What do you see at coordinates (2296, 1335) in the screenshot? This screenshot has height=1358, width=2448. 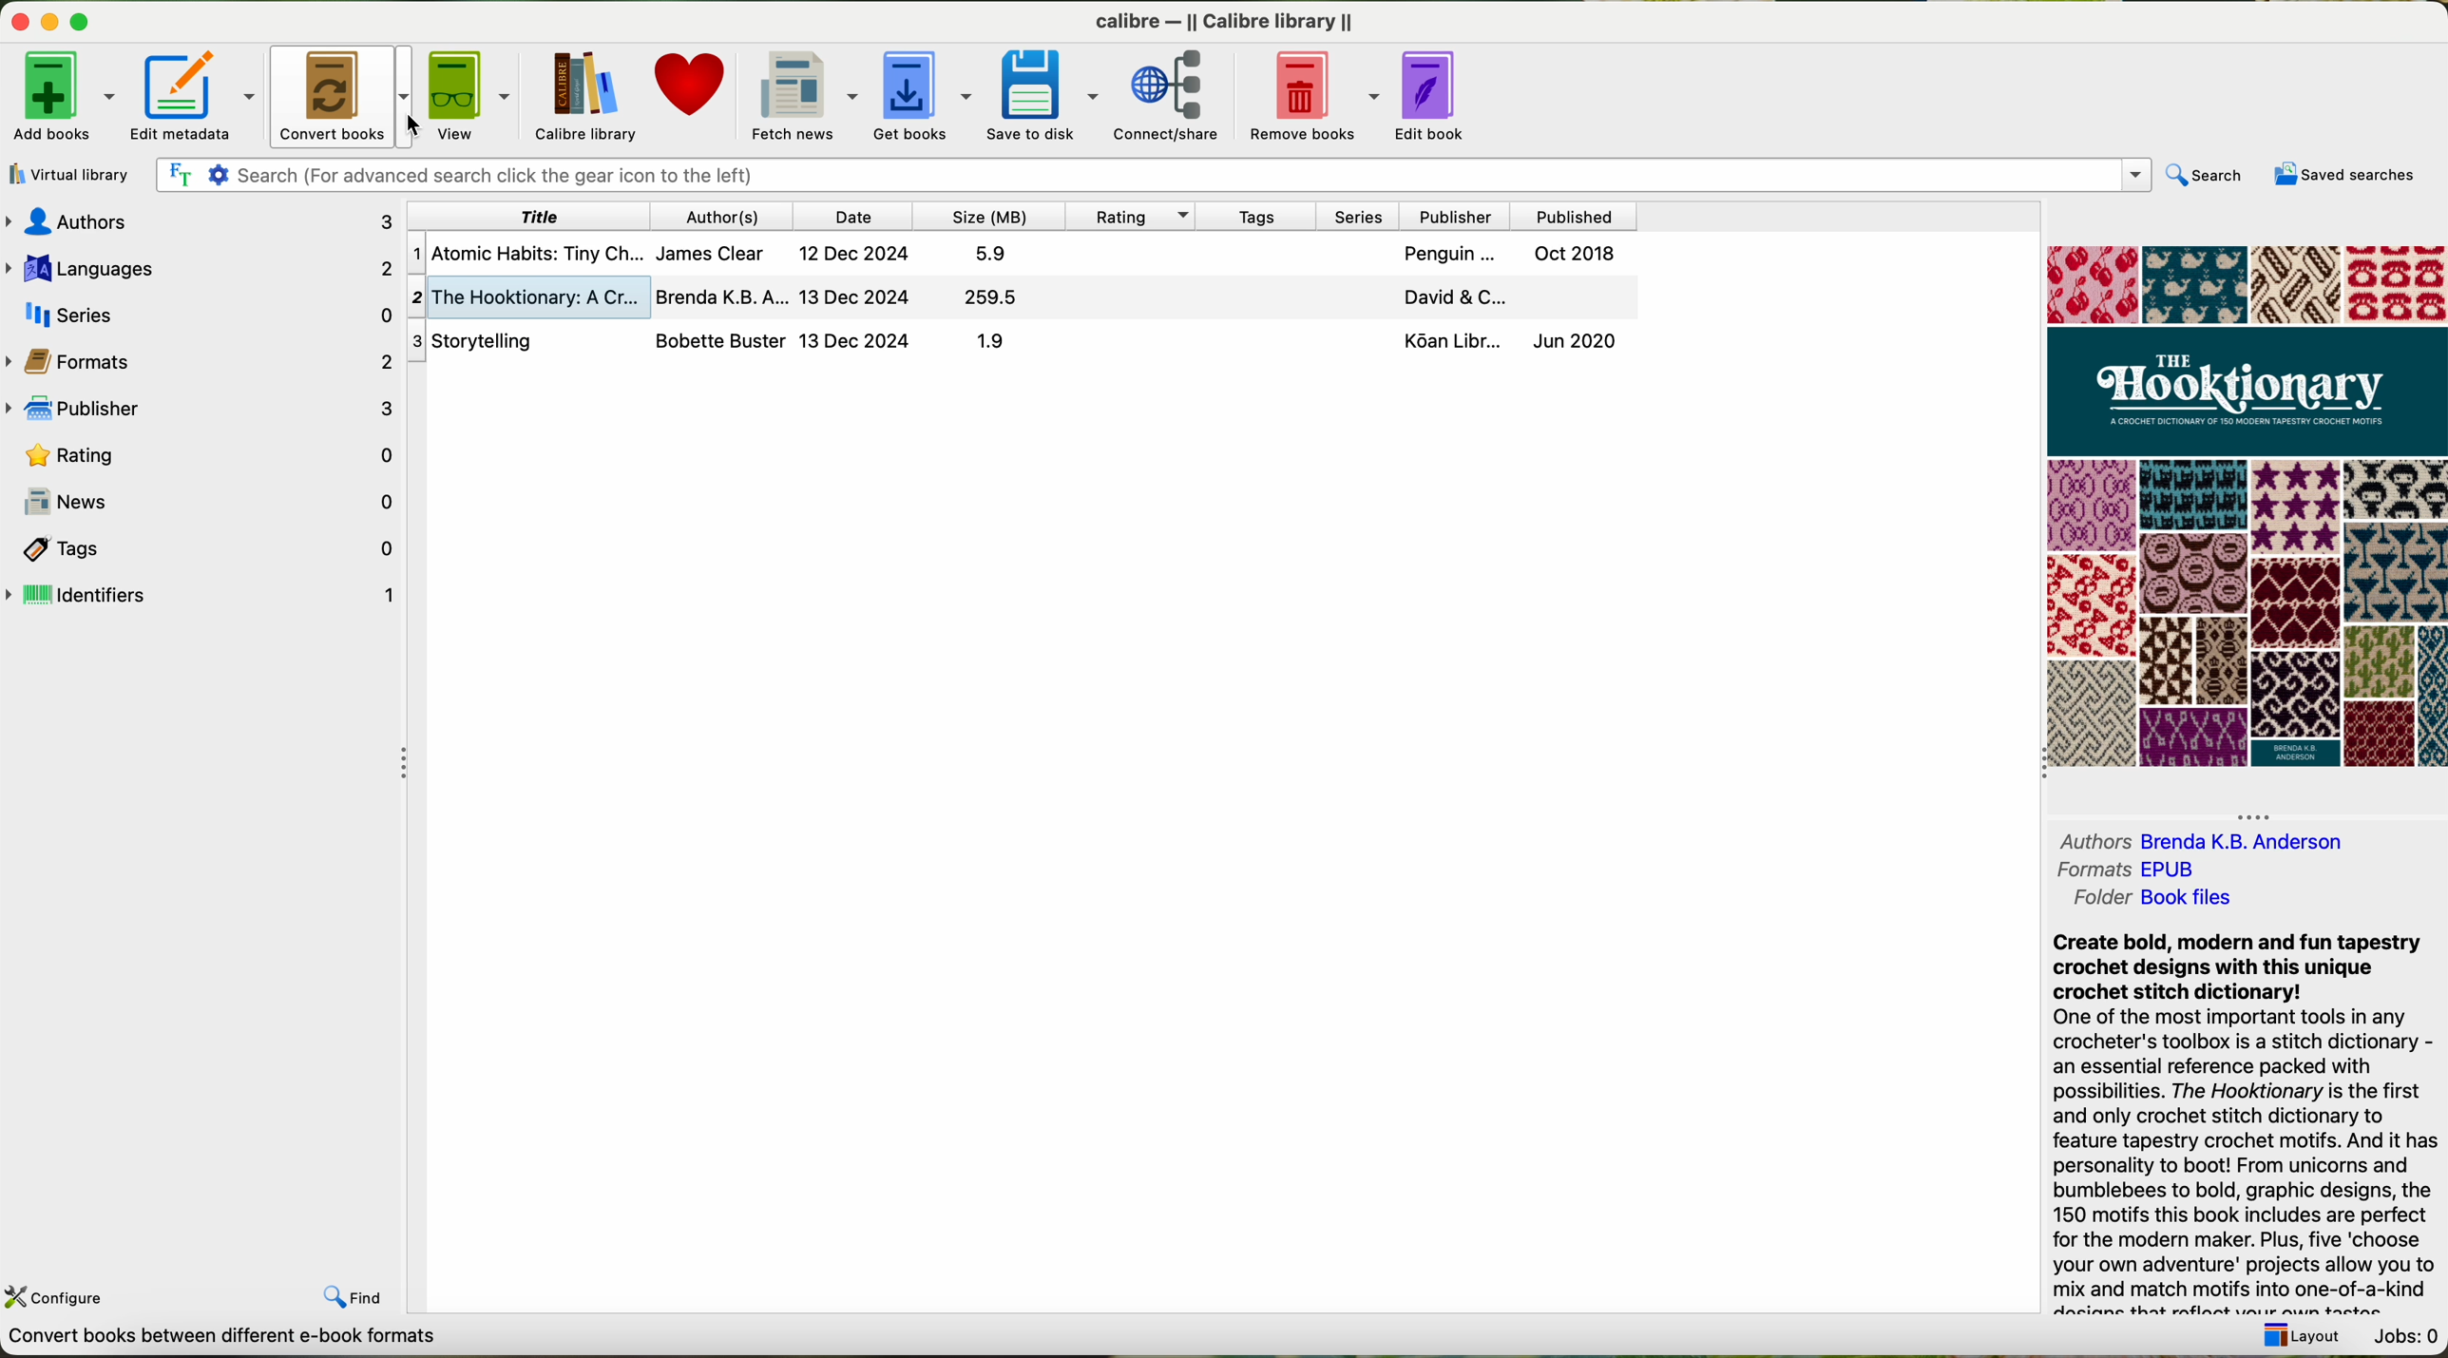 I see `layout` at bounding box center [2296, 1335].